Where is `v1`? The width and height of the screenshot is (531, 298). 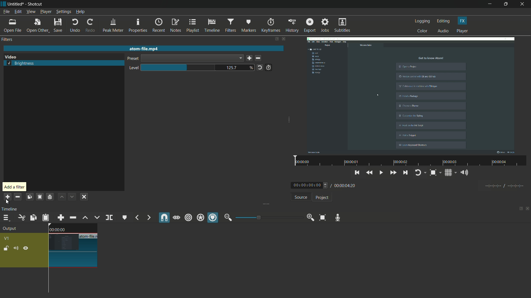 v1 is located at coordinates (8, 238).